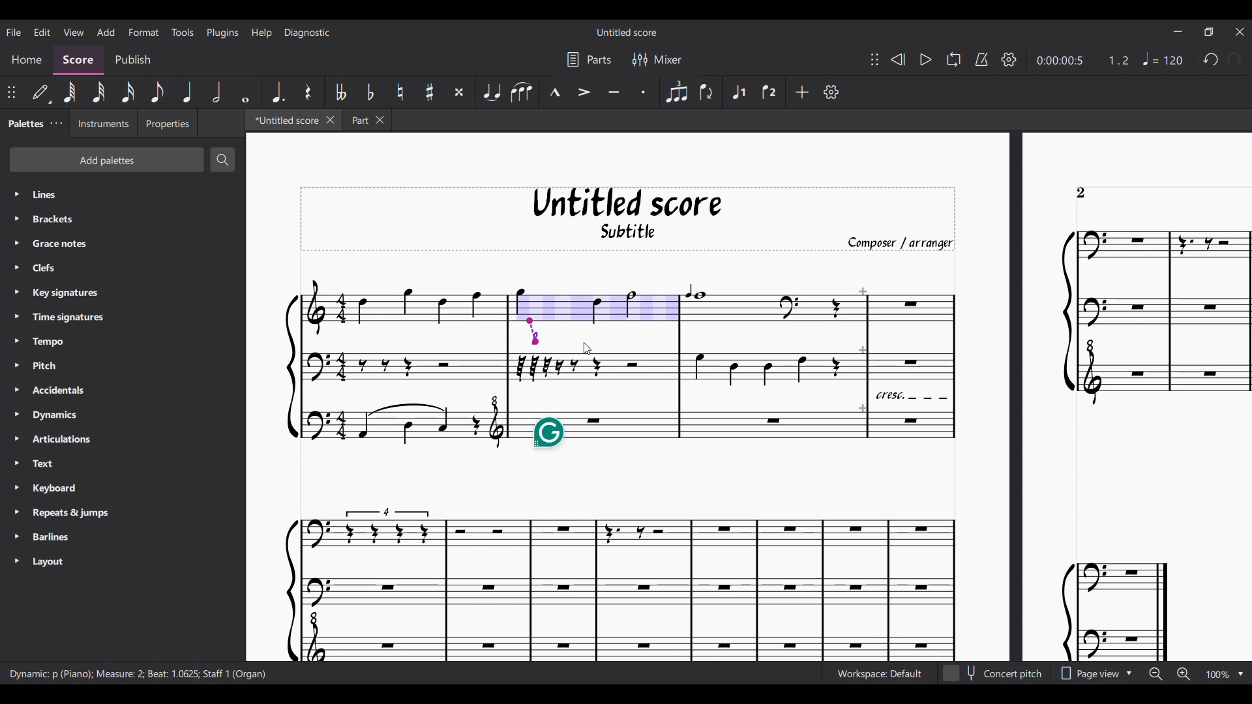  What do you see at coordinates (874, 59) in the screenshot?
I see `Change position of toolbar` at bounding box center [874, 59].